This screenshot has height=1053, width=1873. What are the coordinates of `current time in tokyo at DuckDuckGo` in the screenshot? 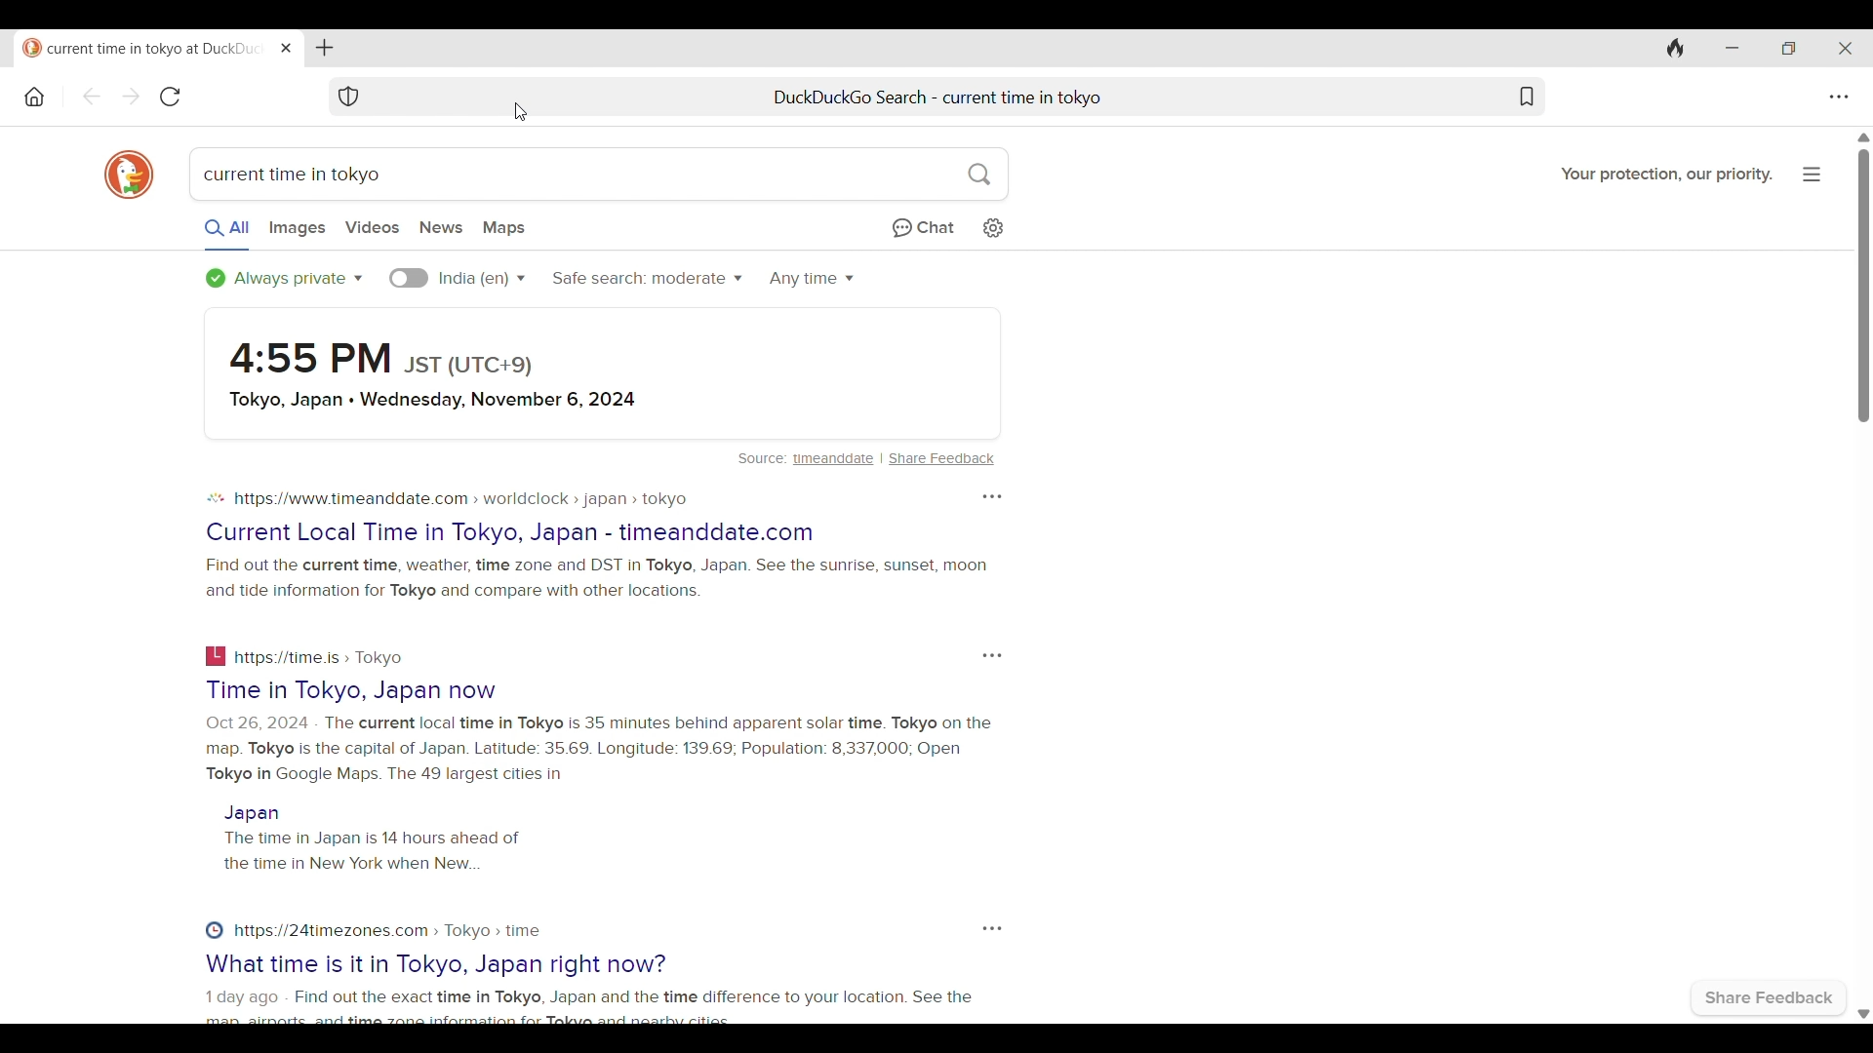 It's located at (143, 51).